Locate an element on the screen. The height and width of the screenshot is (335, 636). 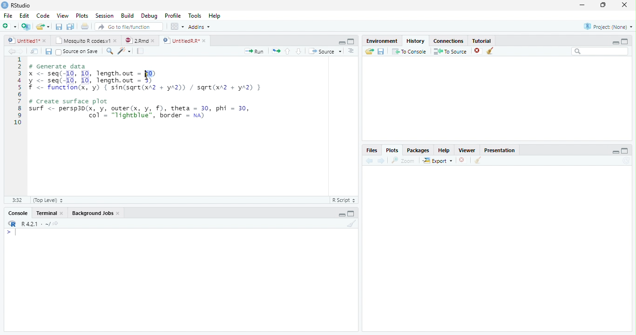
R Script is located at coordinates (345, 200).